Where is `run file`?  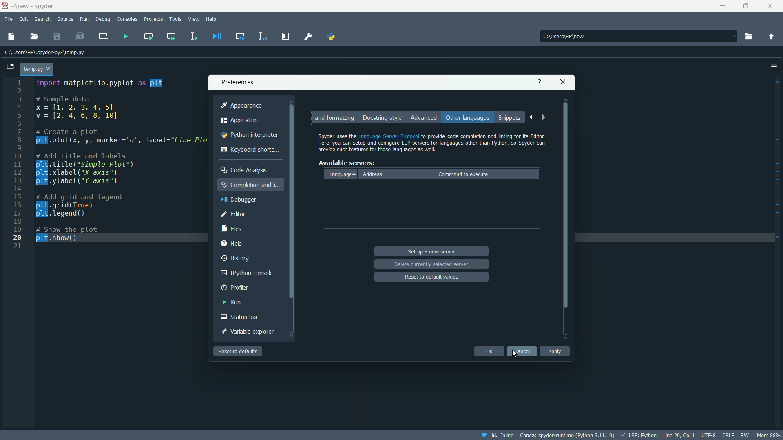 run file is located at coordinates (126, 37).